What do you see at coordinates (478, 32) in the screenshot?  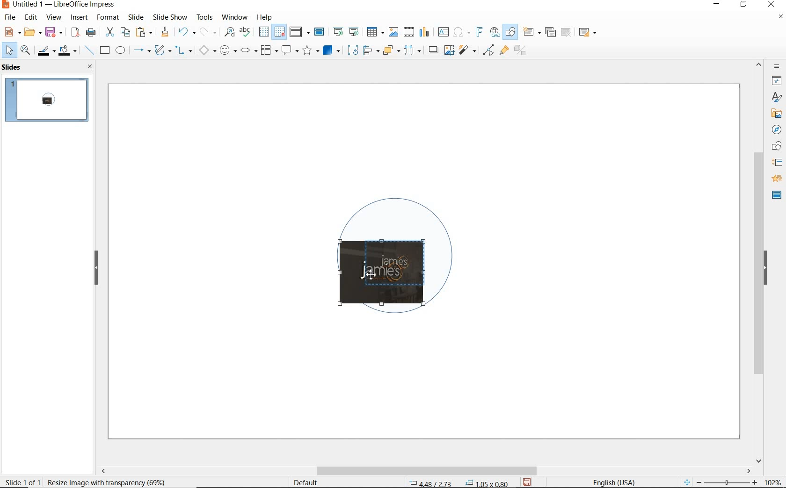 I see `insert fontwork text` at bounding box center [478, 32].